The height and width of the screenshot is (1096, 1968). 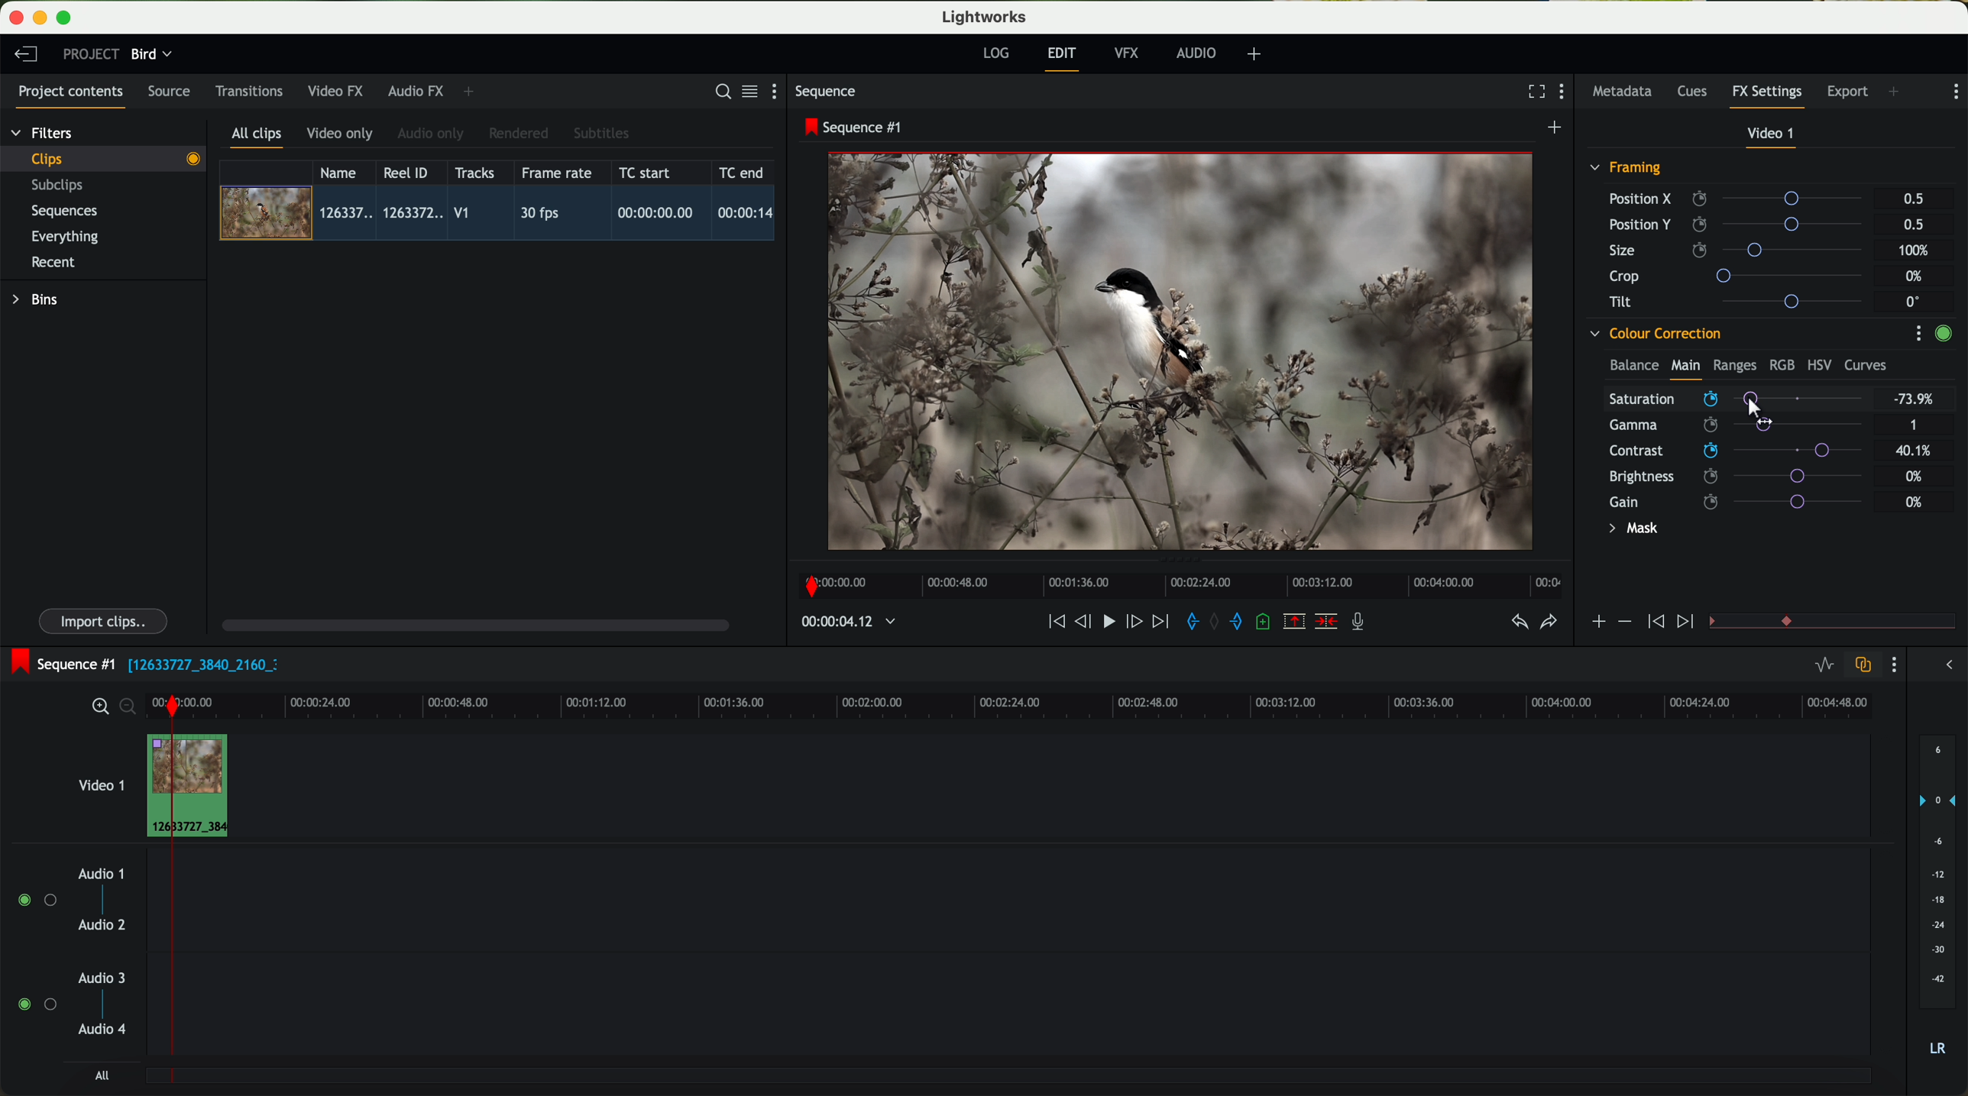 What do you see at coordinates (748, 91) in the screenshot?
I see `toggle between list and title view` at bounding box center [748, 91].